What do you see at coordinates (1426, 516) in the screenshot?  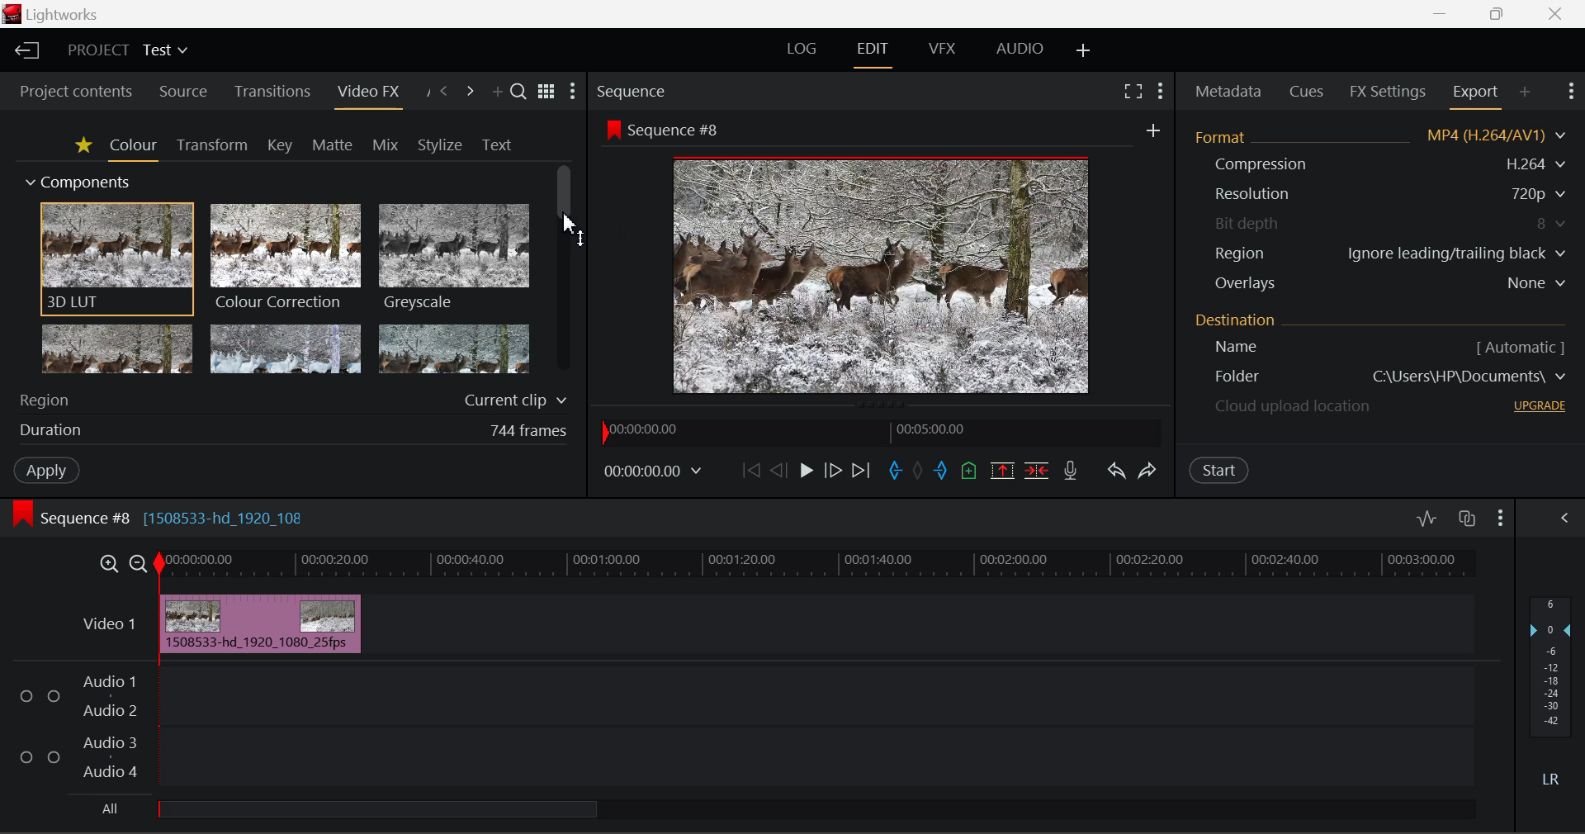 I see `Toggle audio levels editing` at bounding box center [1426, 516].